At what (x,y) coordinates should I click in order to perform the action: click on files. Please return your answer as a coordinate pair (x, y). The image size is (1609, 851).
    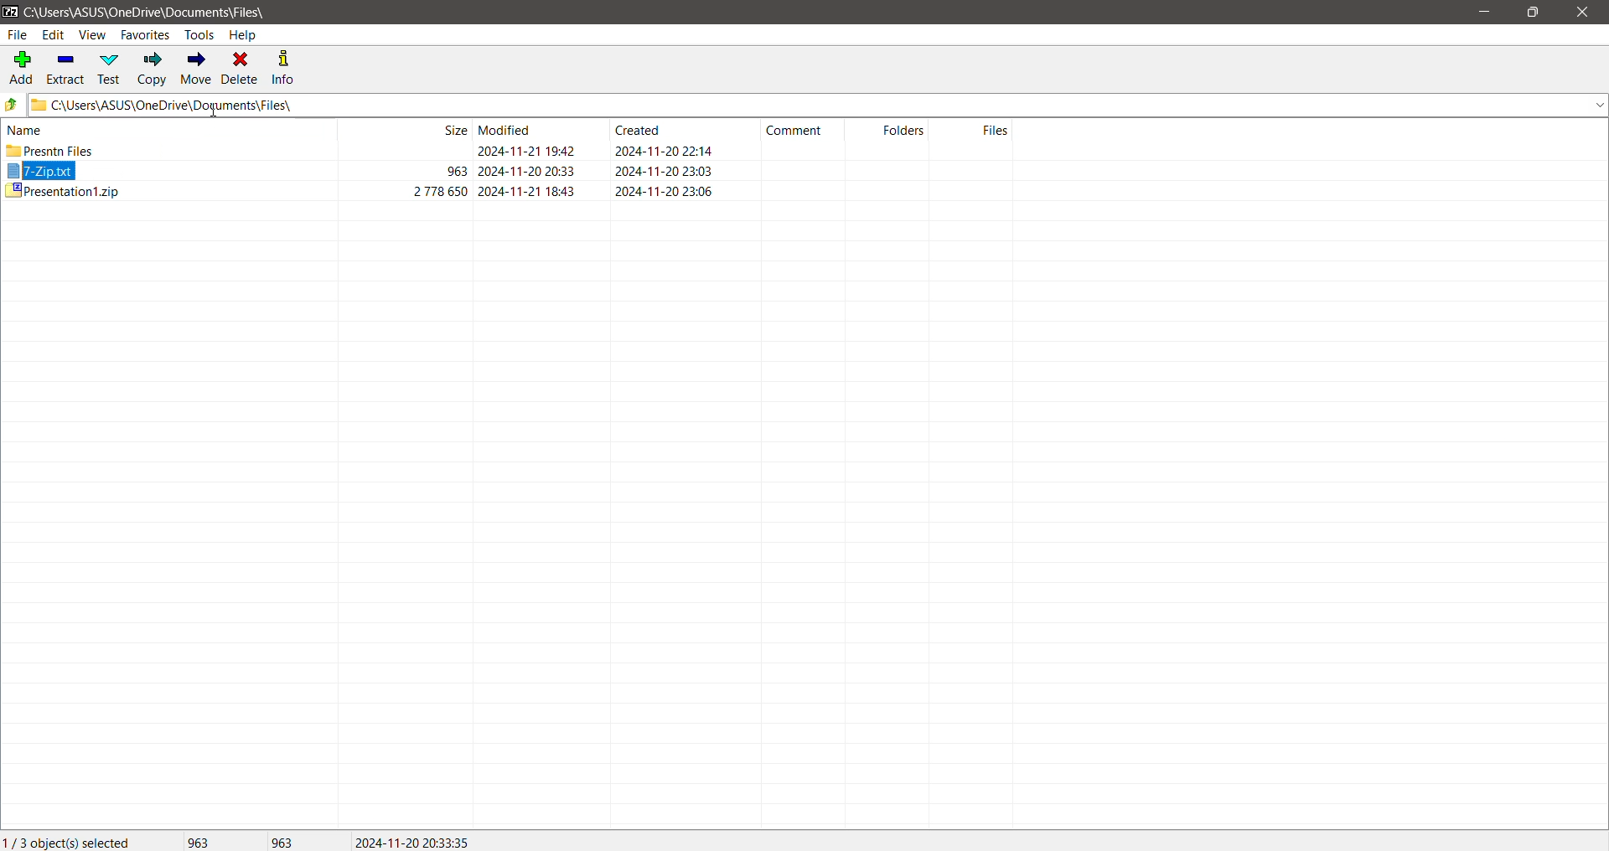
    Looking at the image, I should click on (996, 130).